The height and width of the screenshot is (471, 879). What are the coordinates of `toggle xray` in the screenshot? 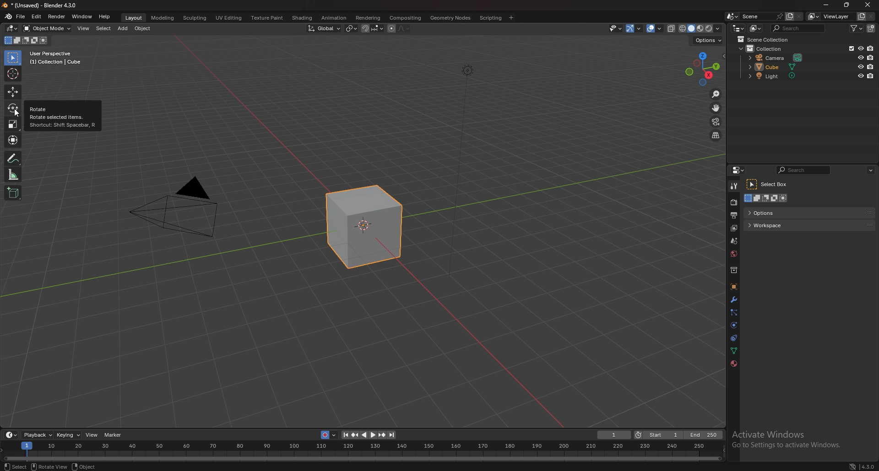 It's located at (672, 28).